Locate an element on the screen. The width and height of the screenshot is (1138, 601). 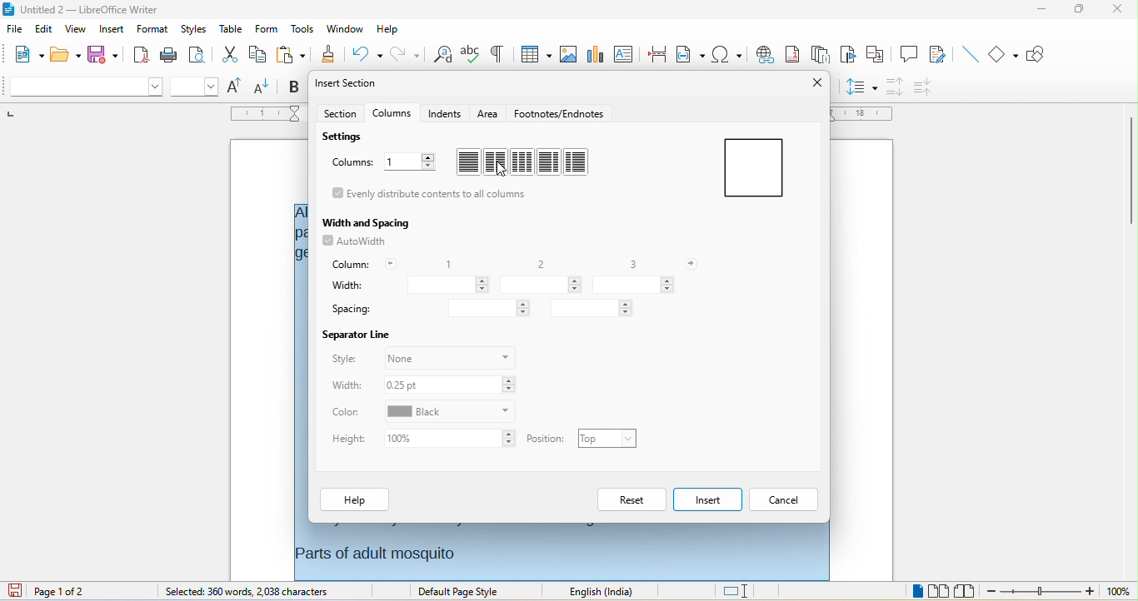
decrease size is located at coordinates (262, 86).